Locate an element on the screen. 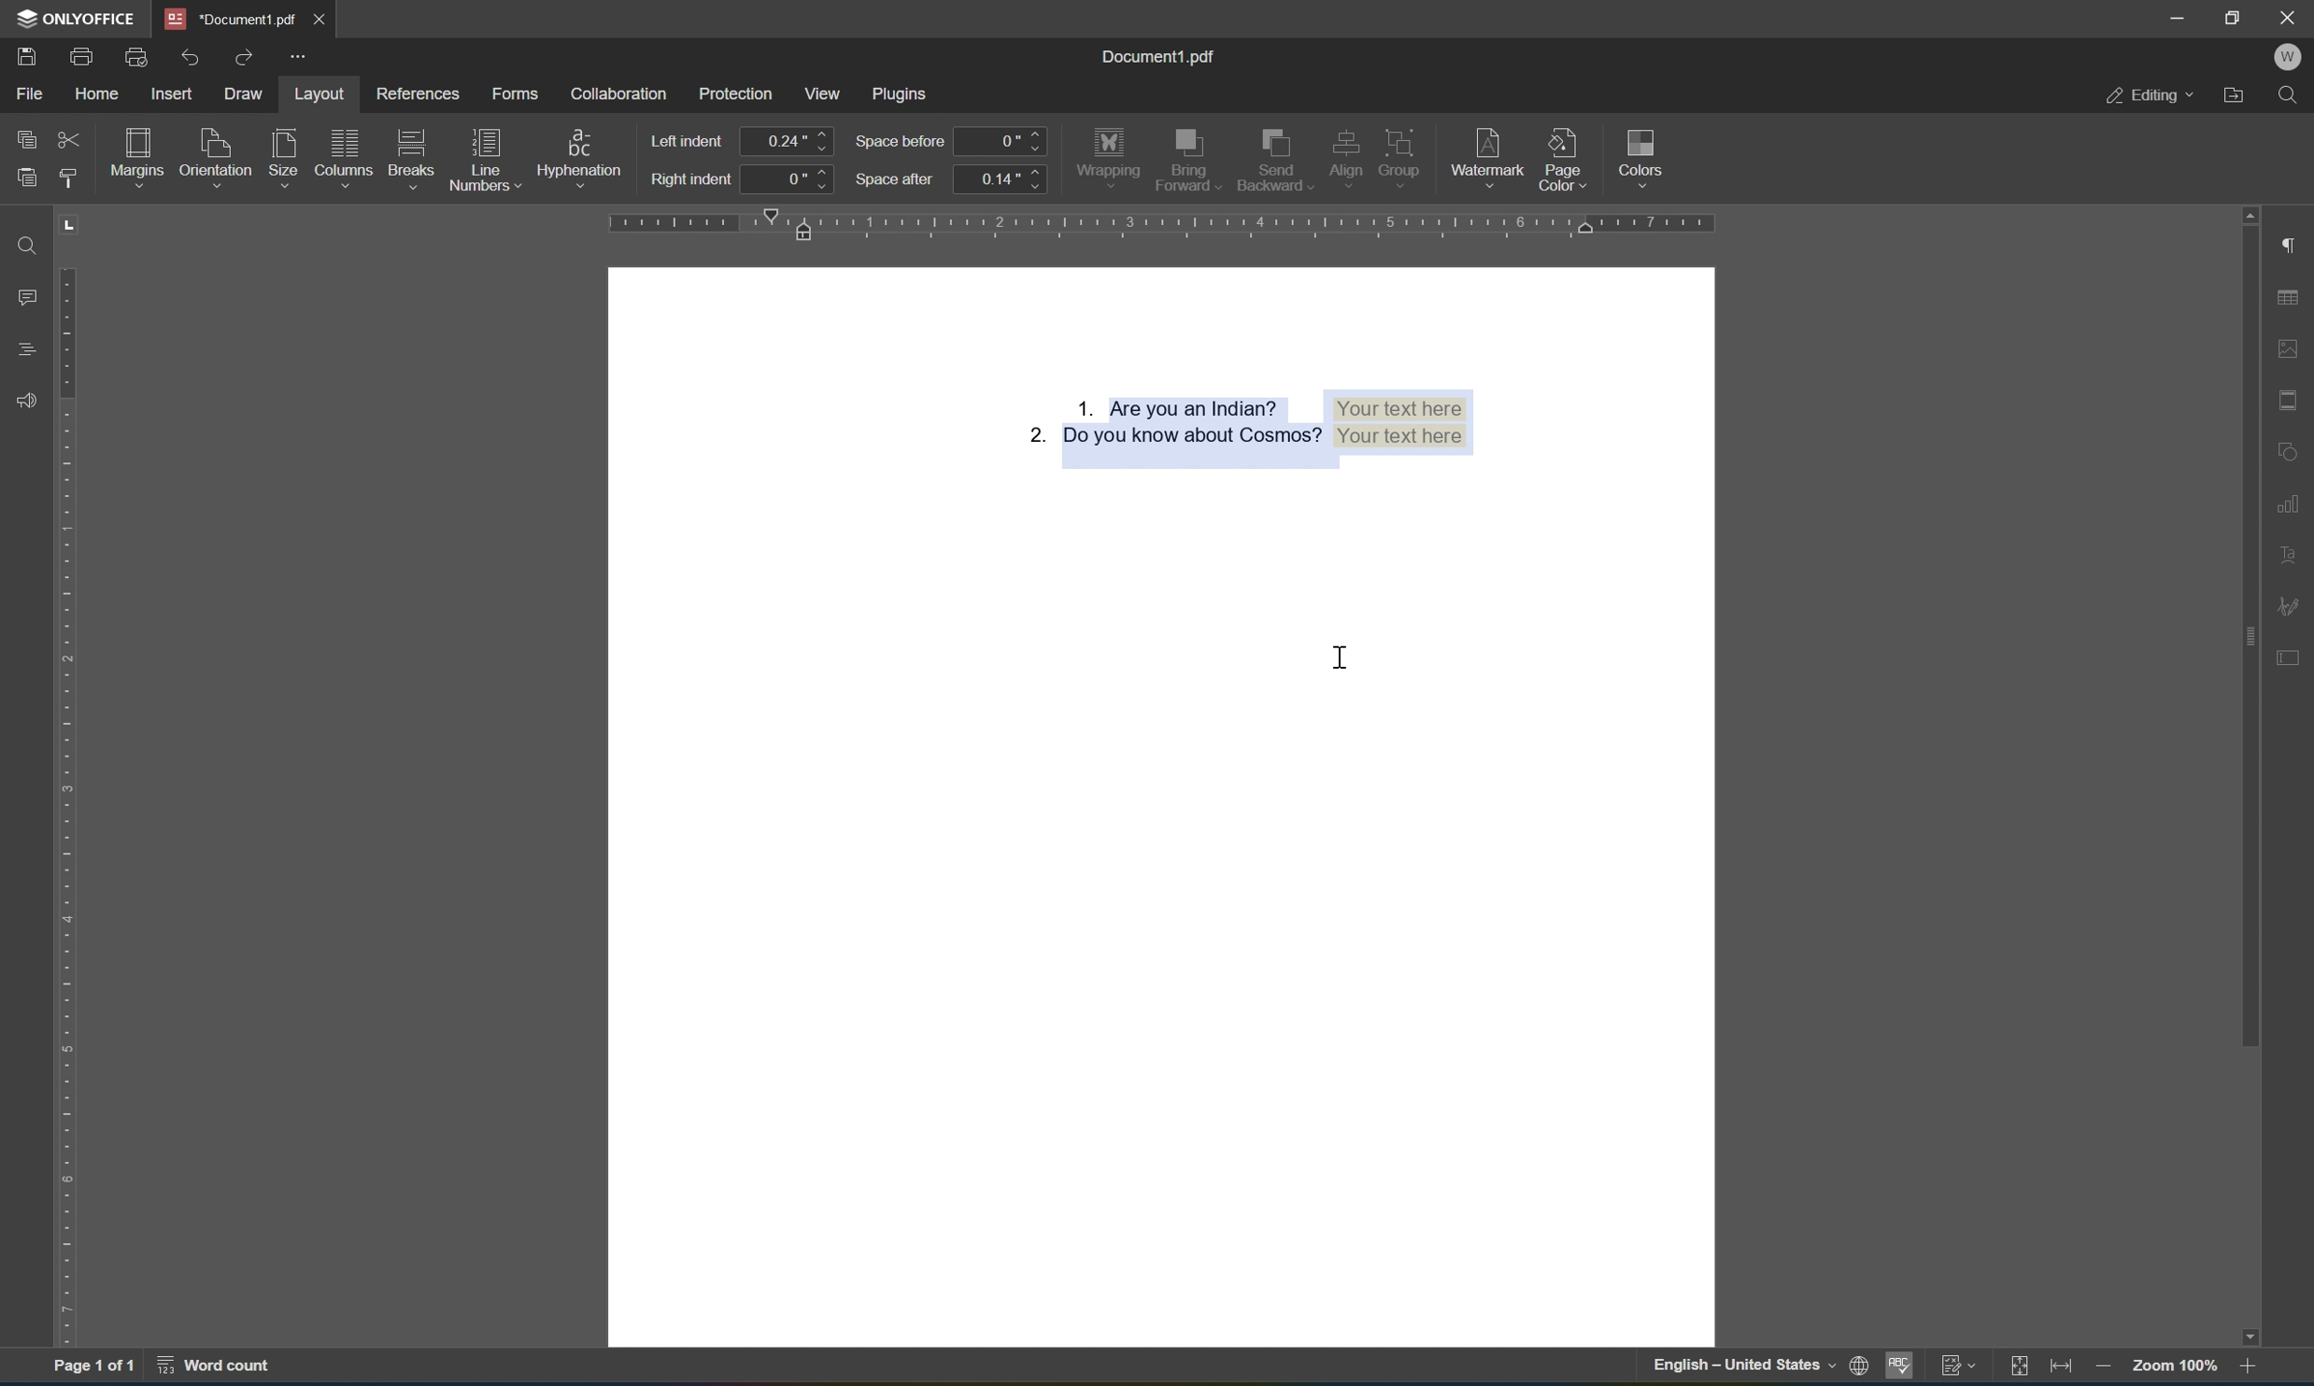  word count is located at coordinates (224, 1370).